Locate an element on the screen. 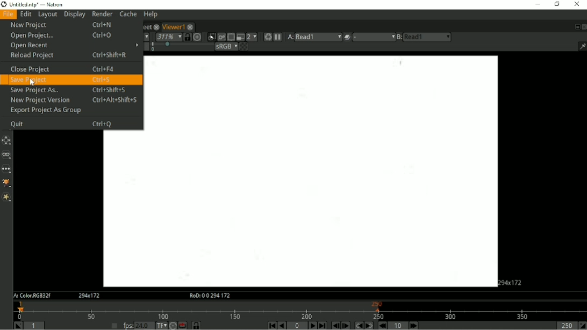 The width and height of the screenshot is (587, 330). Zoom is located at coordinates (168, 37).